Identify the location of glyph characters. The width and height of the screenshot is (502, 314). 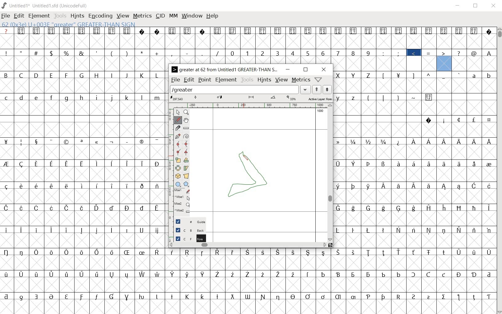
(415, 160).